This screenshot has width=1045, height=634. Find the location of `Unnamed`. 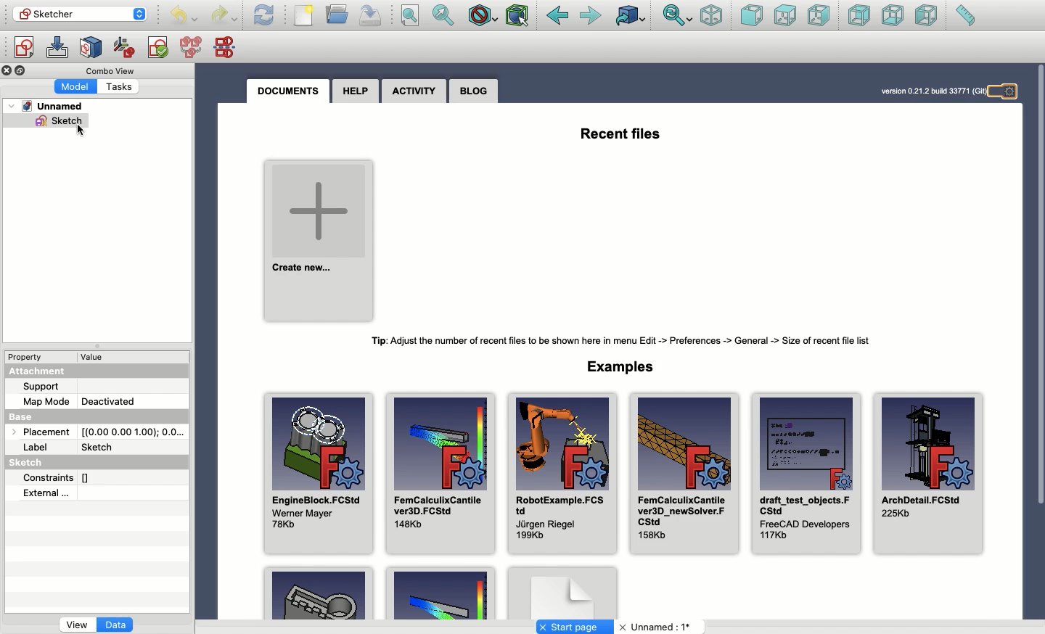

Unnamed is located at coordinates (657, 627).